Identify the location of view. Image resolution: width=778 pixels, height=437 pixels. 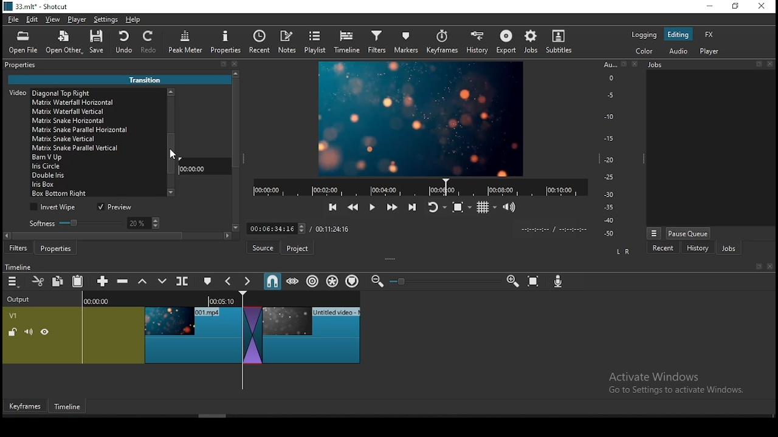
(55, 21).